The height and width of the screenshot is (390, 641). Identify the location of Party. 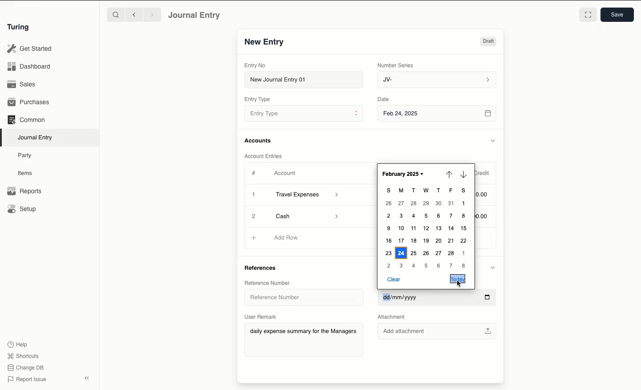
(27, 156).